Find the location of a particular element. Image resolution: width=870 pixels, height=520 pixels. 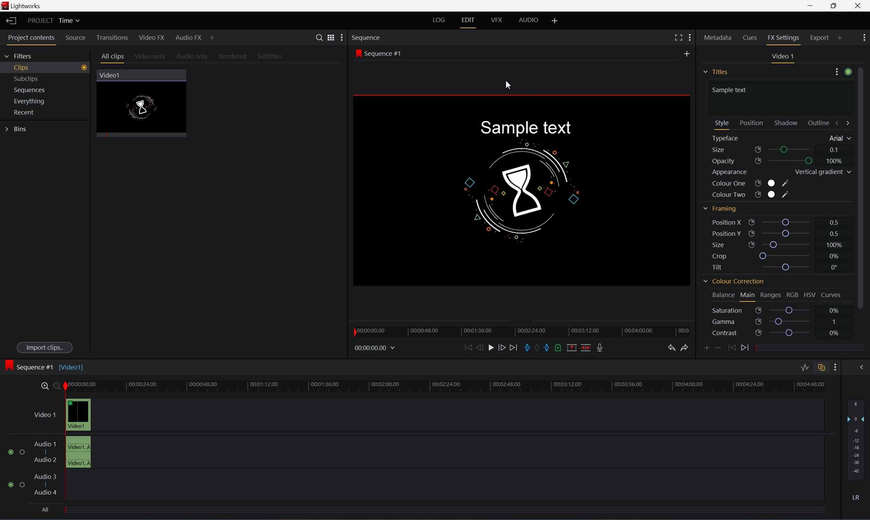

slider is located at coordinates (788, 221).